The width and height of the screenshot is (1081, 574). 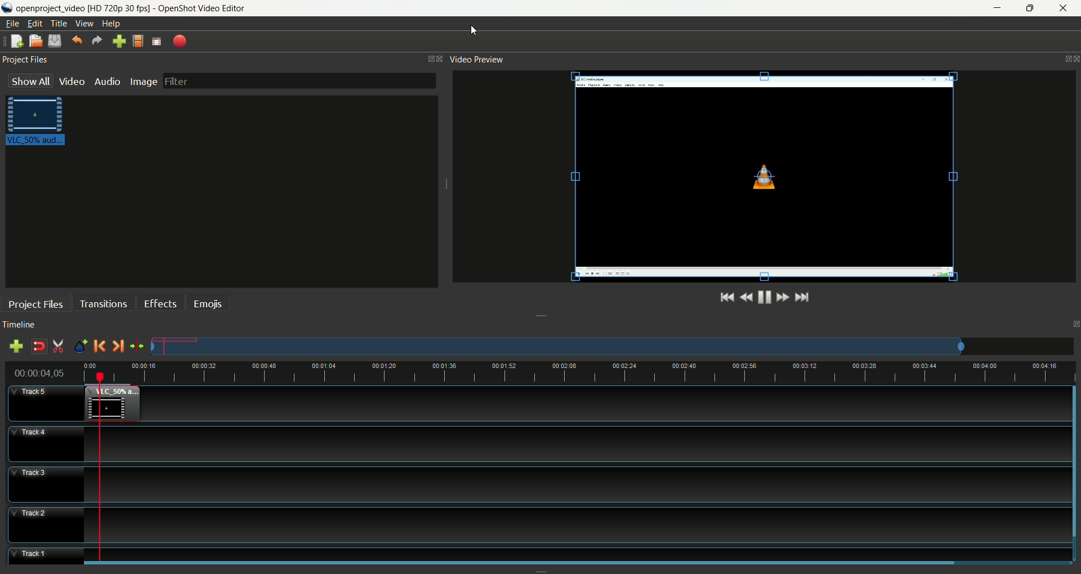 I want to click on close, so click(x=1066, y=9).